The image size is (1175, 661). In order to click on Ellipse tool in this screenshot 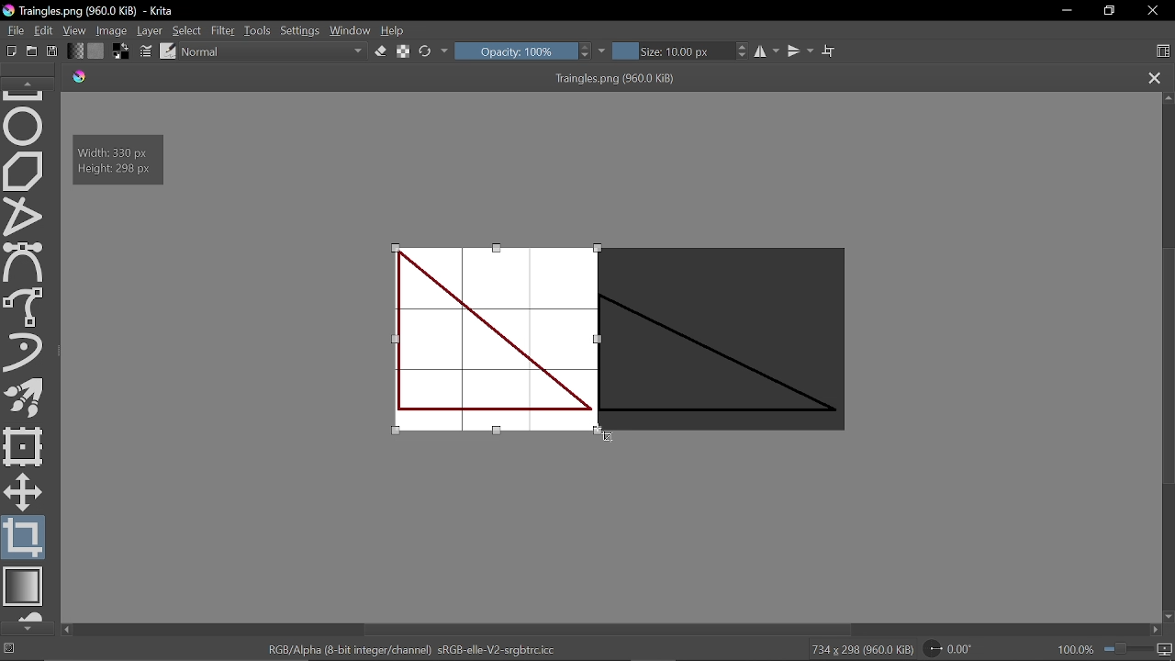, I will do `click(25, 125)`.